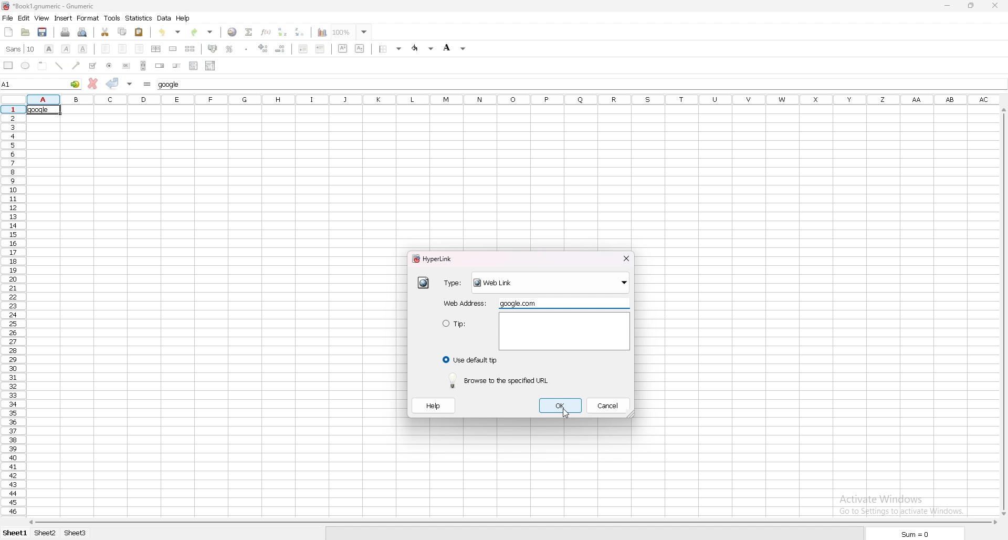  Describe the element at coordinates (625, 257) in the screenshot. I see `close` at that location.